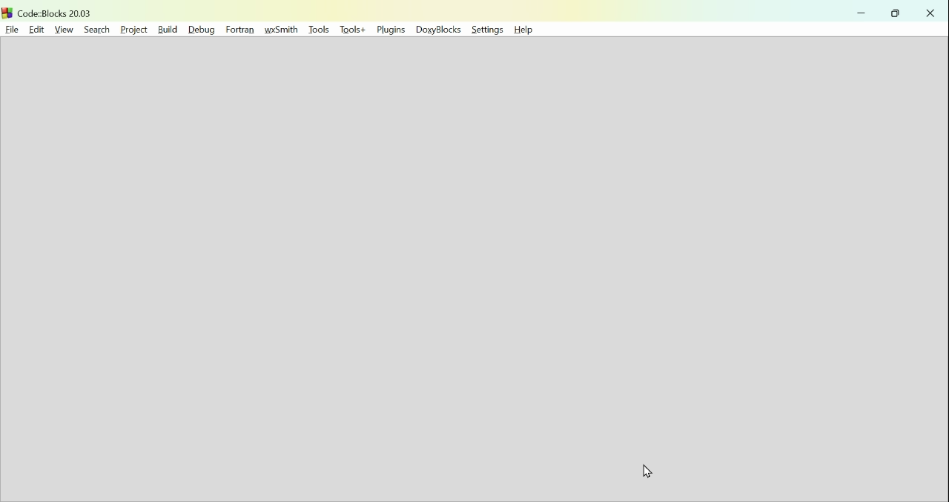  What do you see at coordinates (897, 13) in the screenshot?
I see `Restore` at bounding box center [897, 13].